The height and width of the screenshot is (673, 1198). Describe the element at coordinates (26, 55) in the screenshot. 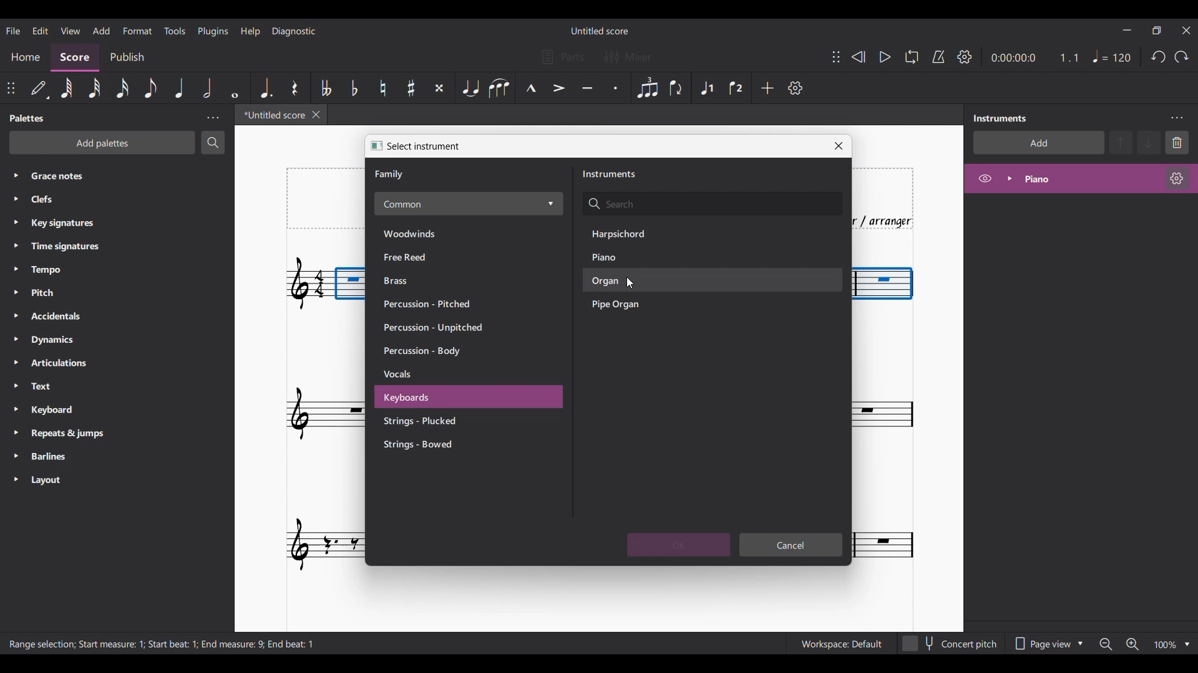

I see `Home section` at that location.